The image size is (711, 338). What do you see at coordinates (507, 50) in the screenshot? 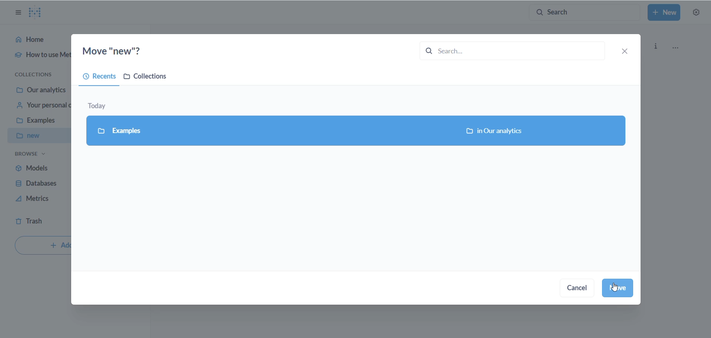
I see `SEARCH` at bounding box center [507, 50].